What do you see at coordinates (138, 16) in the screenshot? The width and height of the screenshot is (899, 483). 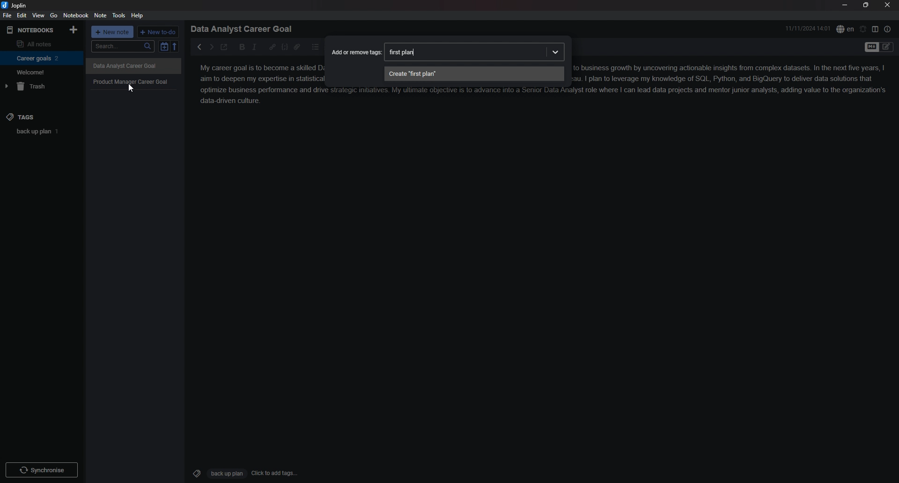 I see `help` at bounding box center [138, 16].